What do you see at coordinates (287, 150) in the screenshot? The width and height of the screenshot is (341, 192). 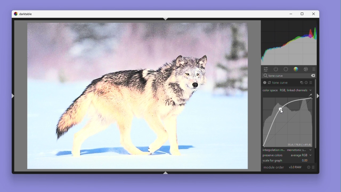 I see `Interpolation method` at bounding box center [287, 150].